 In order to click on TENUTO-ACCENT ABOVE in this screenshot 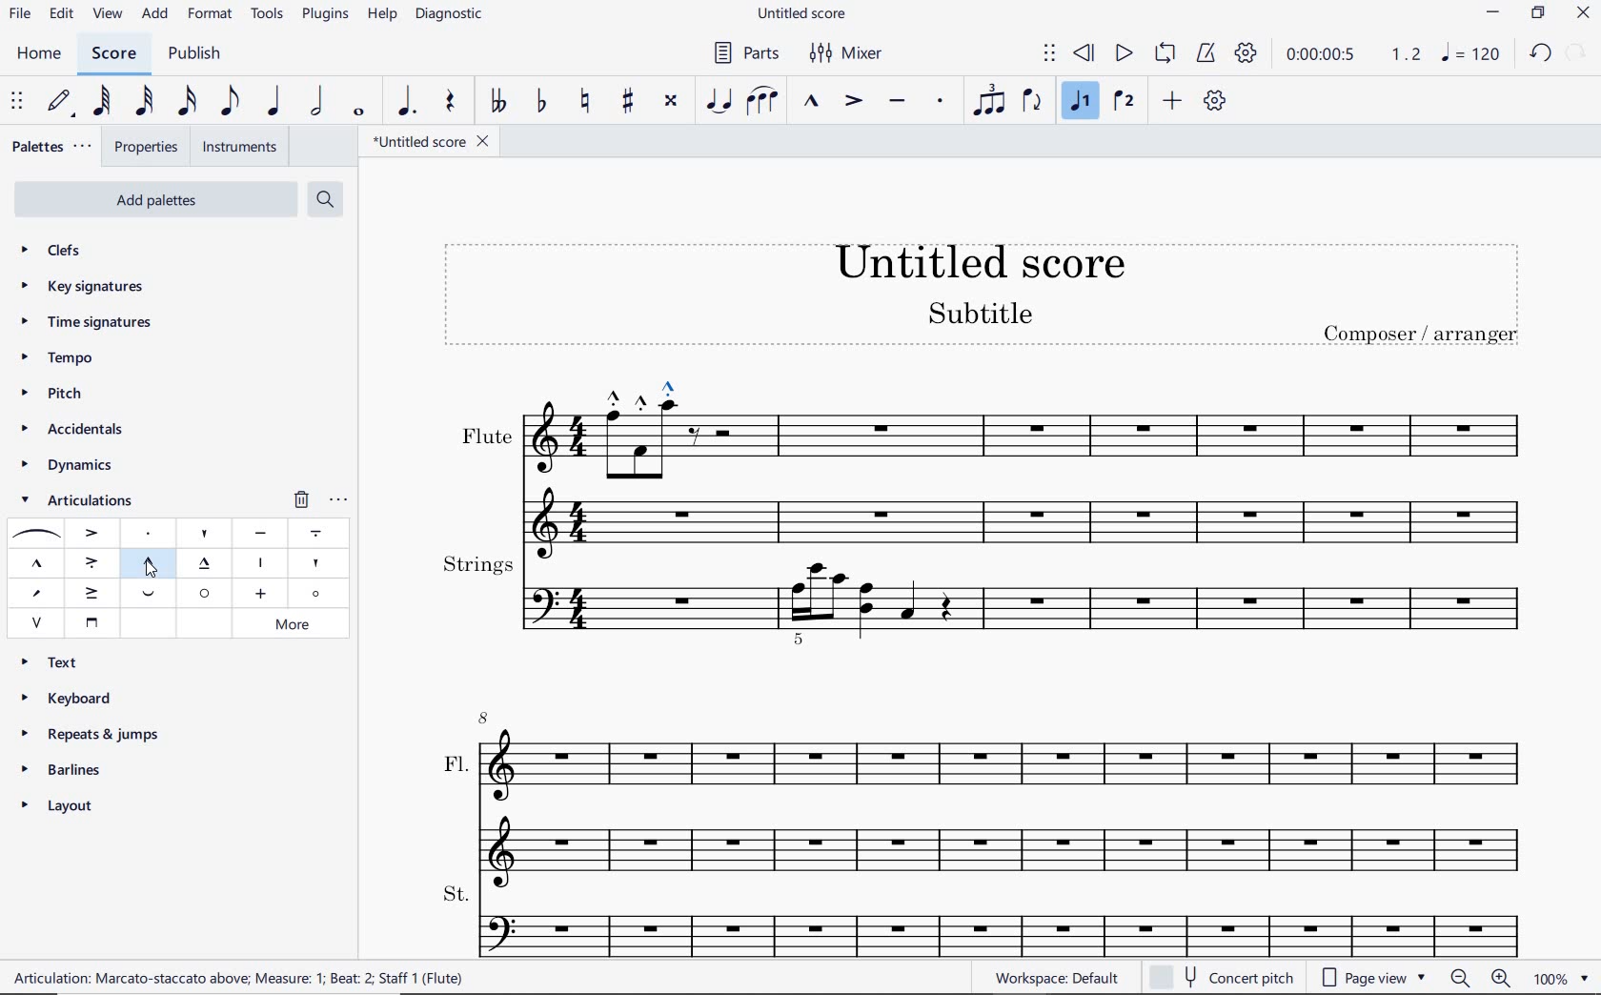, I will do `click(93, 591)`.